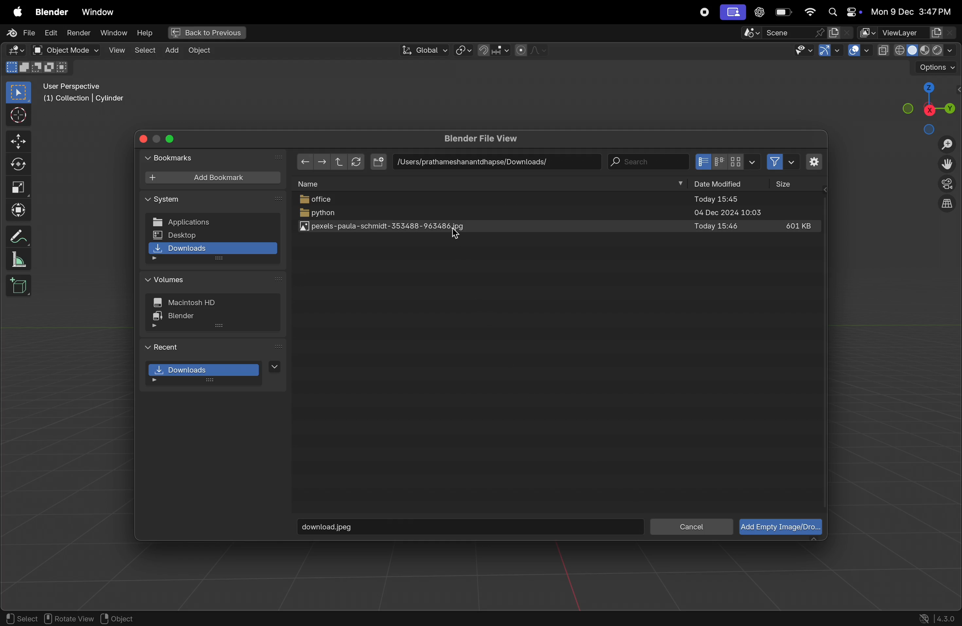 The height and width of the screenshot is (626, 962). Describe the element at coordinates (18, 187) in the screenshot. I see `scale` at that location.